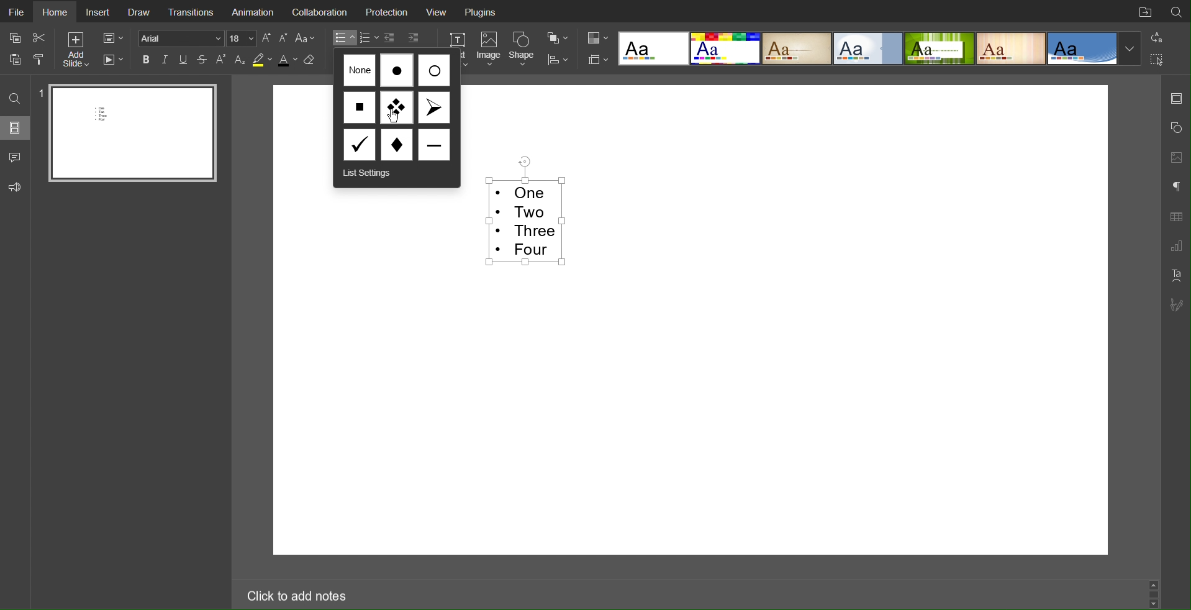 This screenshot has width=1191, height=610. What do you see at coordinates (14, 97) in the screenshot?
I see `Search` at bounding box center [14, 97].